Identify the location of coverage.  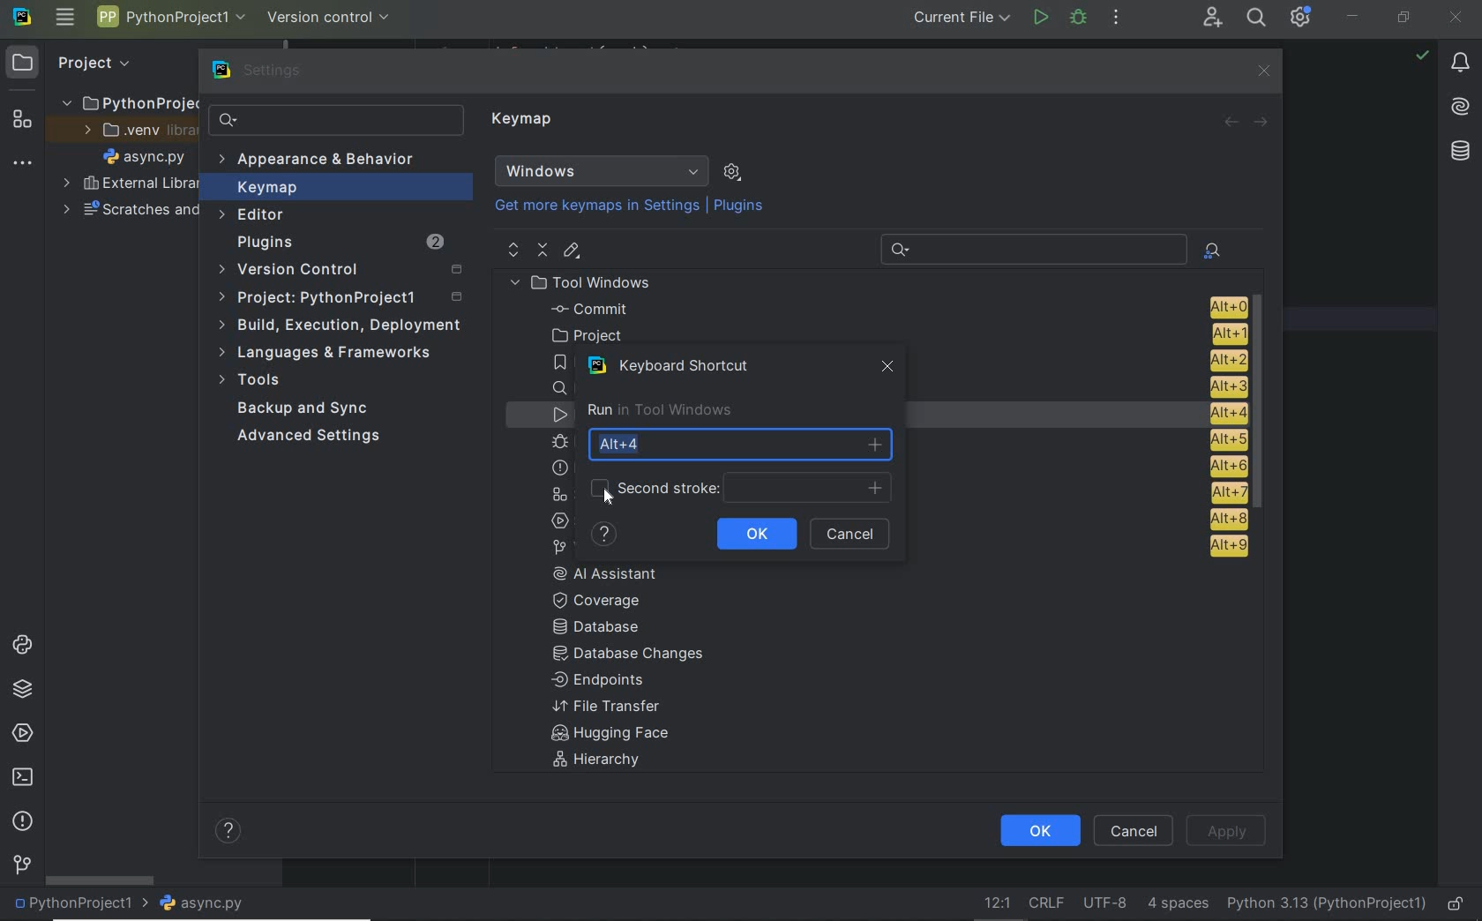
(607, 599).